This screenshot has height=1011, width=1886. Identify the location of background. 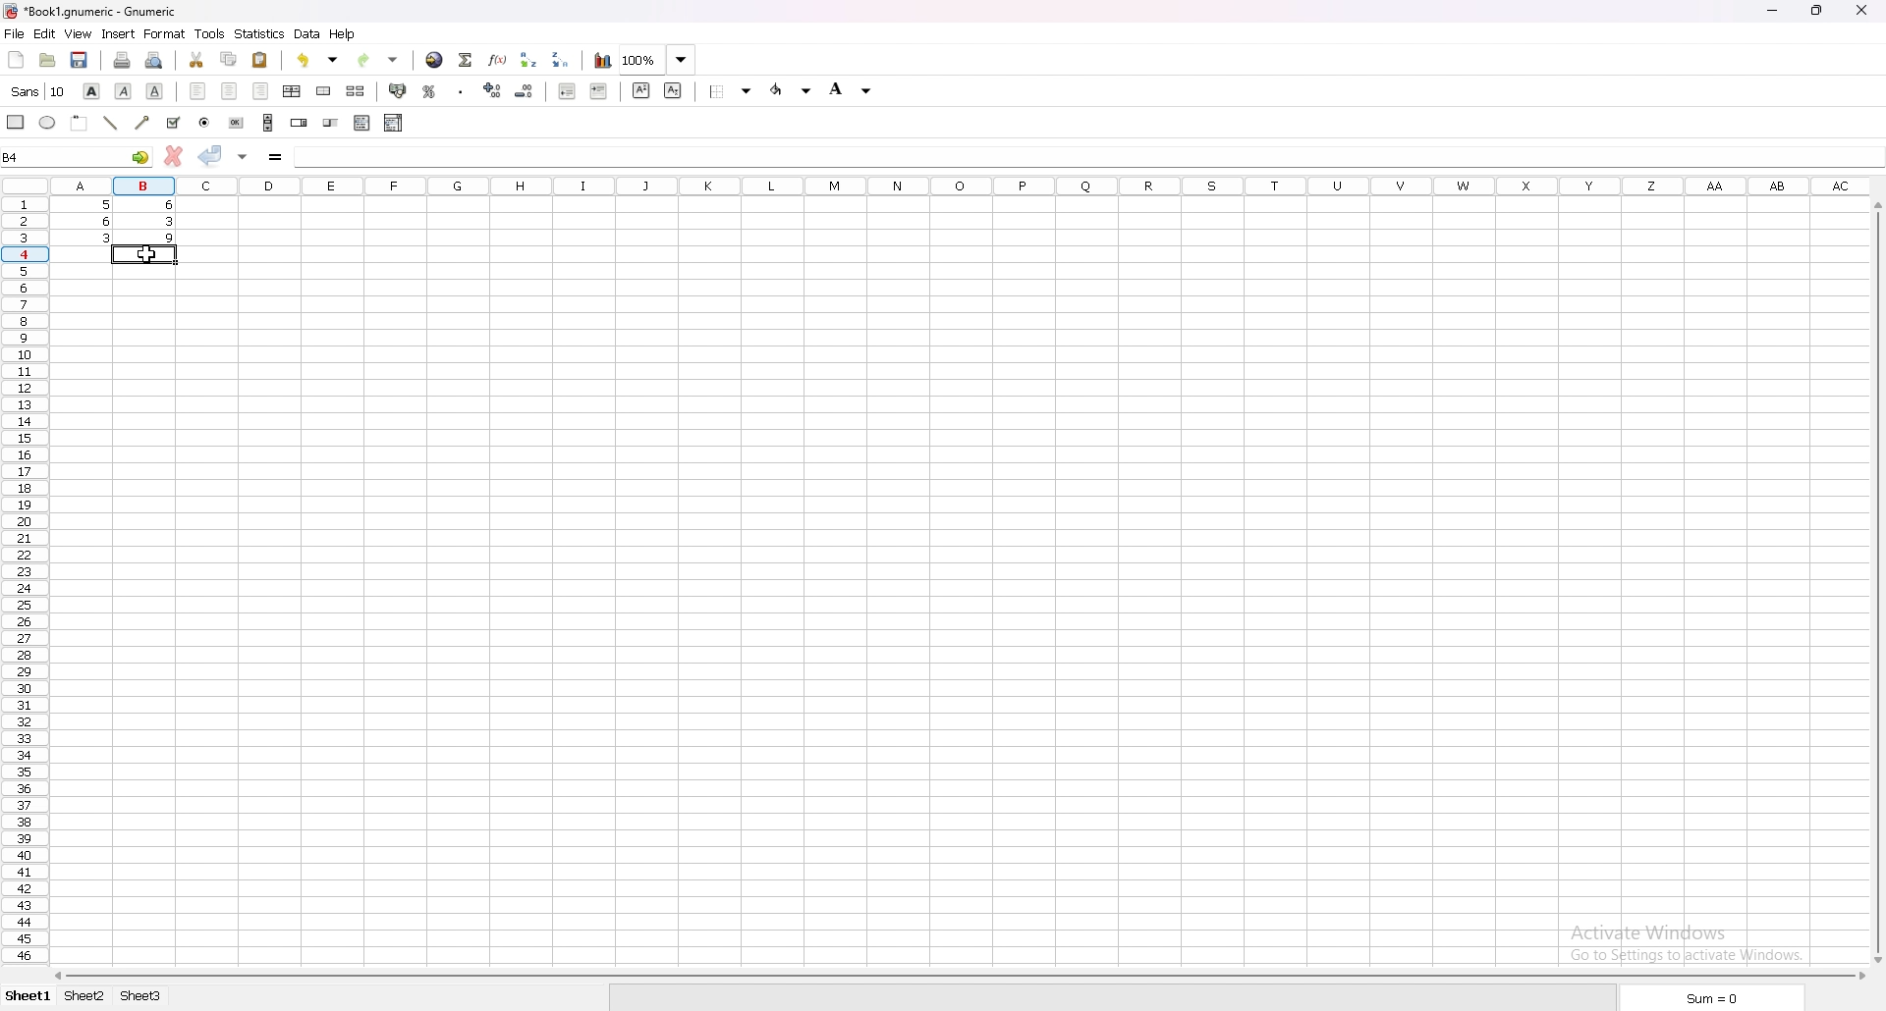
(792, 89).